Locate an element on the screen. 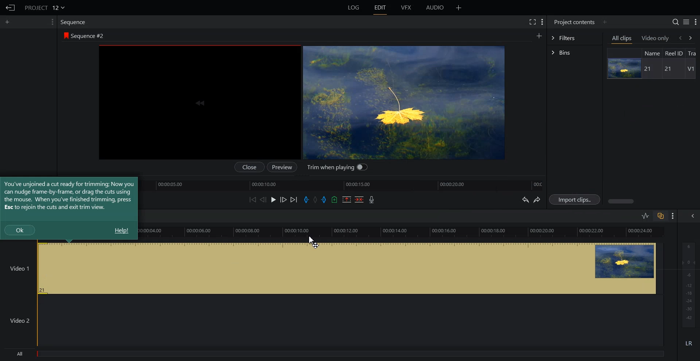  Clear all Marks is located at coordinates (315, 199).